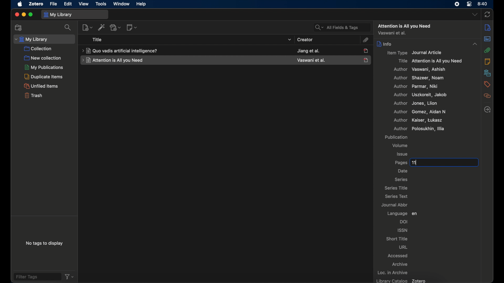 This screenshot has width=504, height=283. I want to click on url, so click(403, 248).